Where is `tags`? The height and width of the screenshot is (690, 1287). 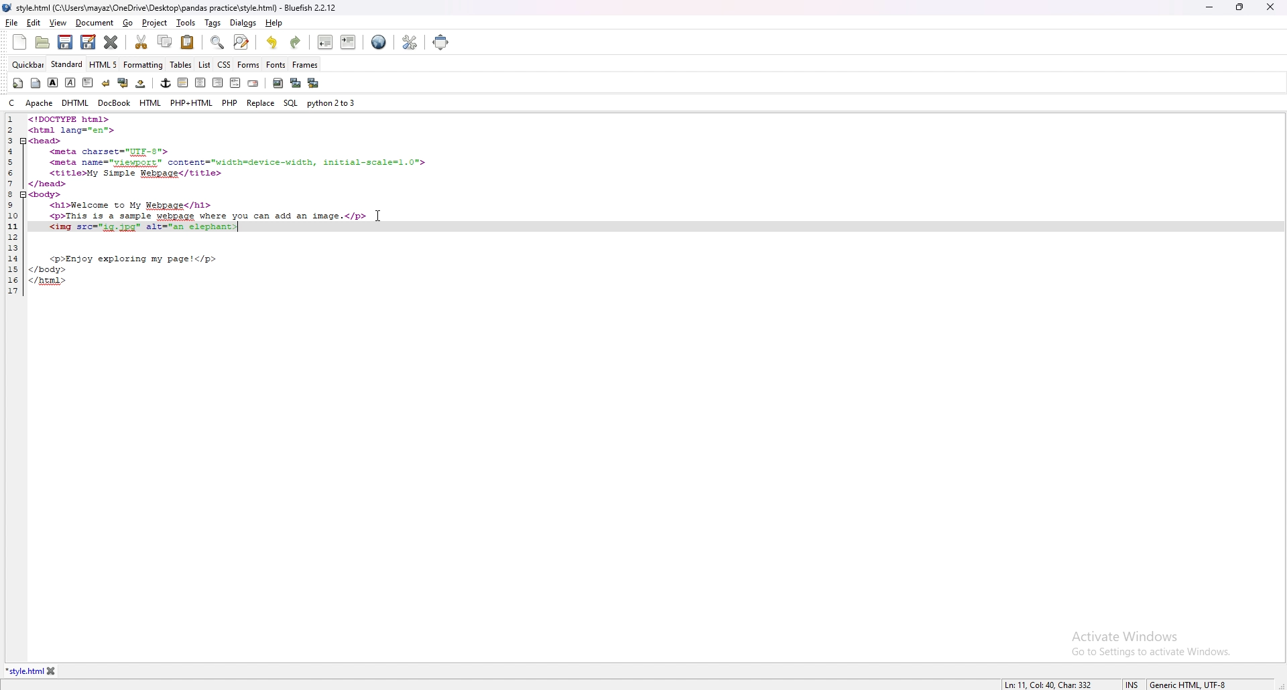 tags is located at coordinates (212, 23).